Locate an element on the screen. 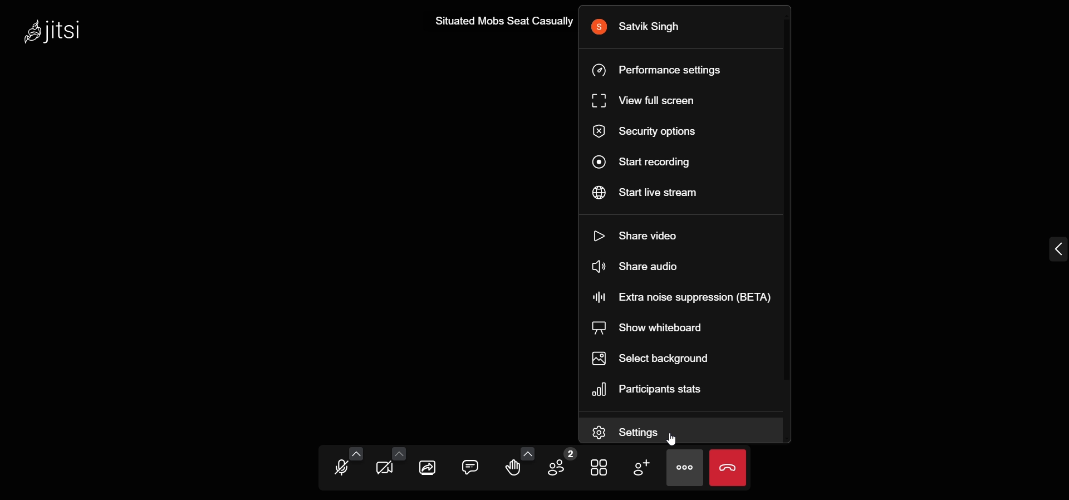 The width and height of the screenshot is (1069, 500). select background is located at coordinates (651, 357).